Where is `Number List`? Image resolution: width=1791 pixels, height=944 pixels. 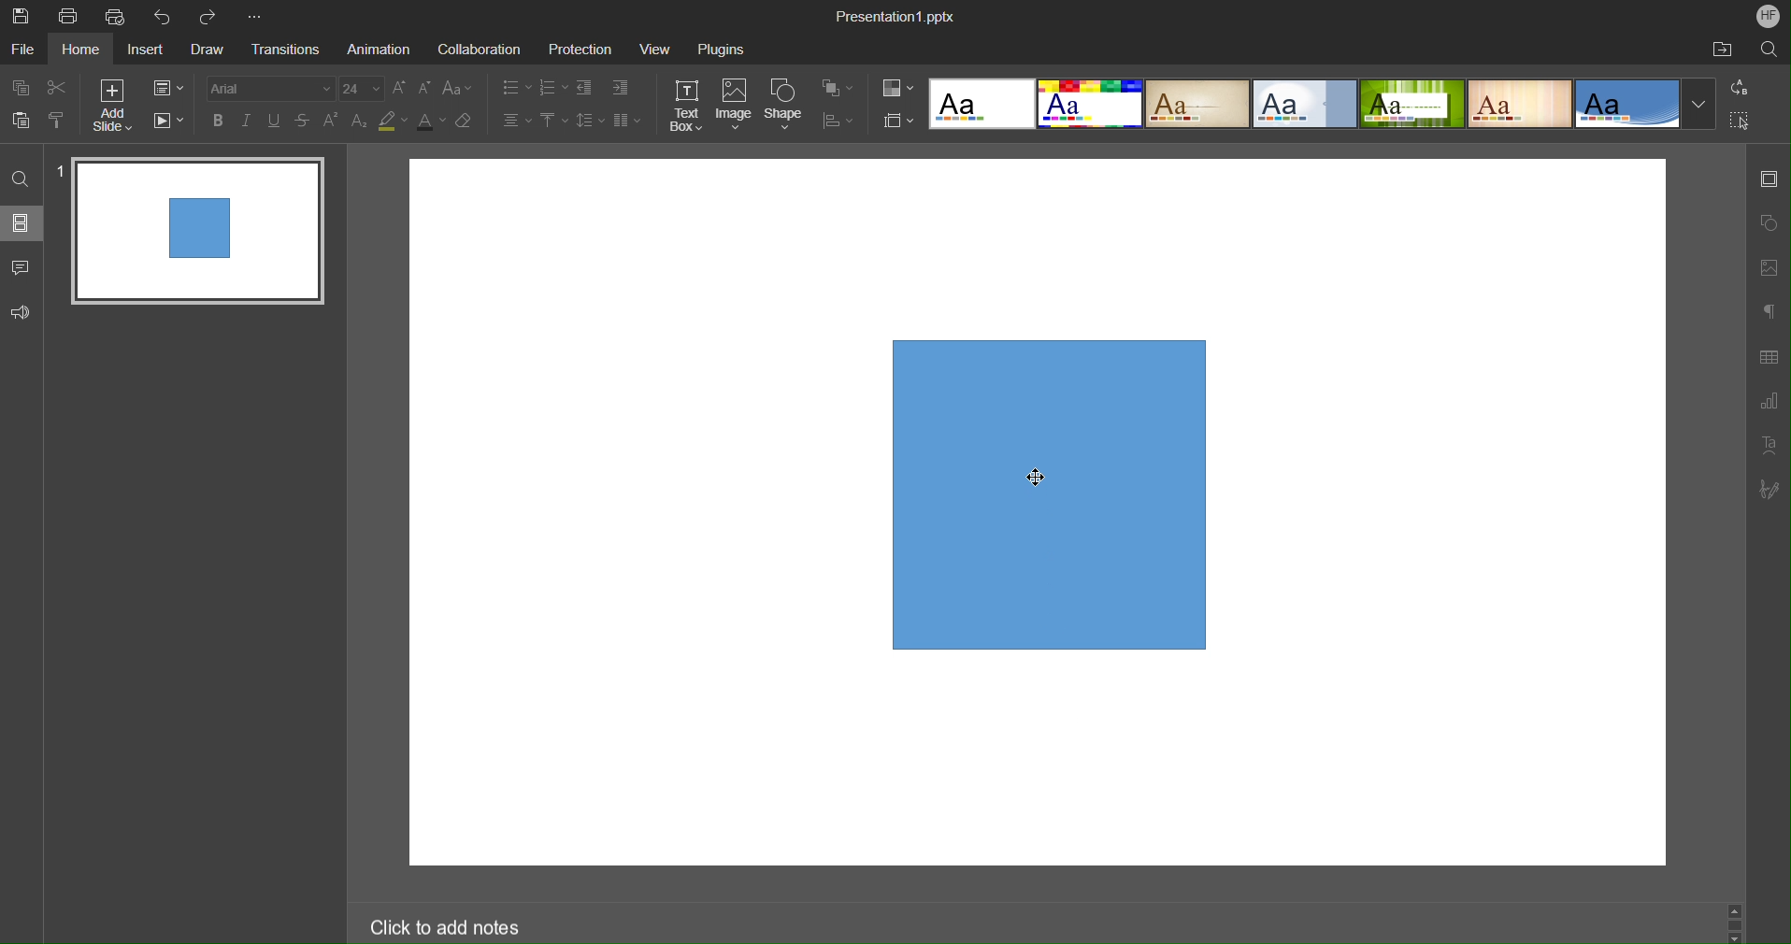 Number List is located at coordinates (554, 88).